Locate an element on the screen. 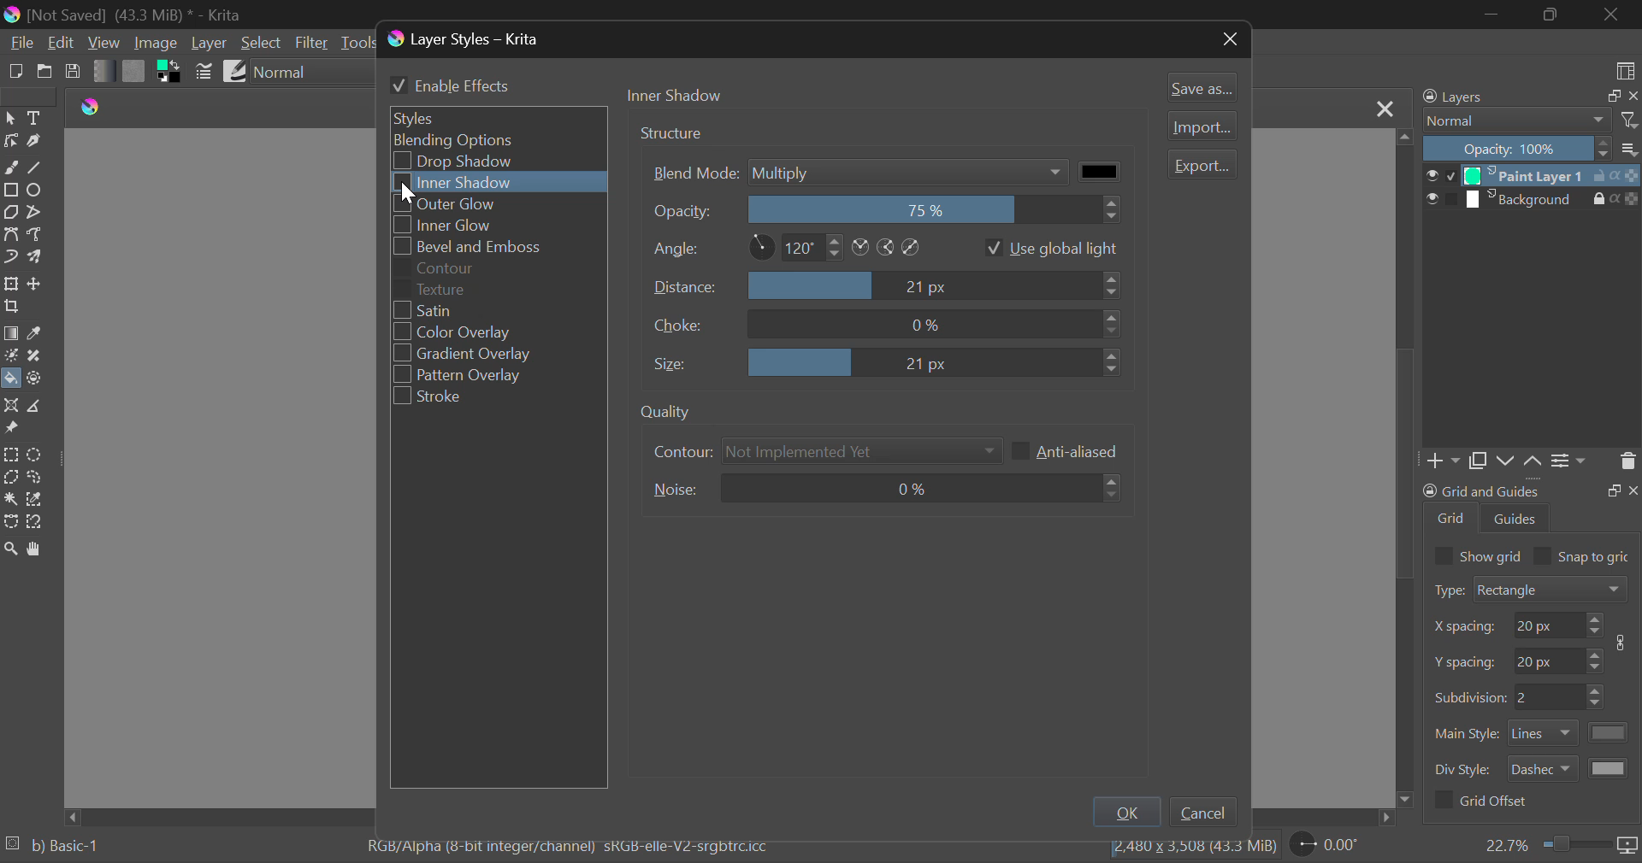 The height and width of the screenshot is (863, 1642). Similar Color Selection is located at coordinates (35, 501).